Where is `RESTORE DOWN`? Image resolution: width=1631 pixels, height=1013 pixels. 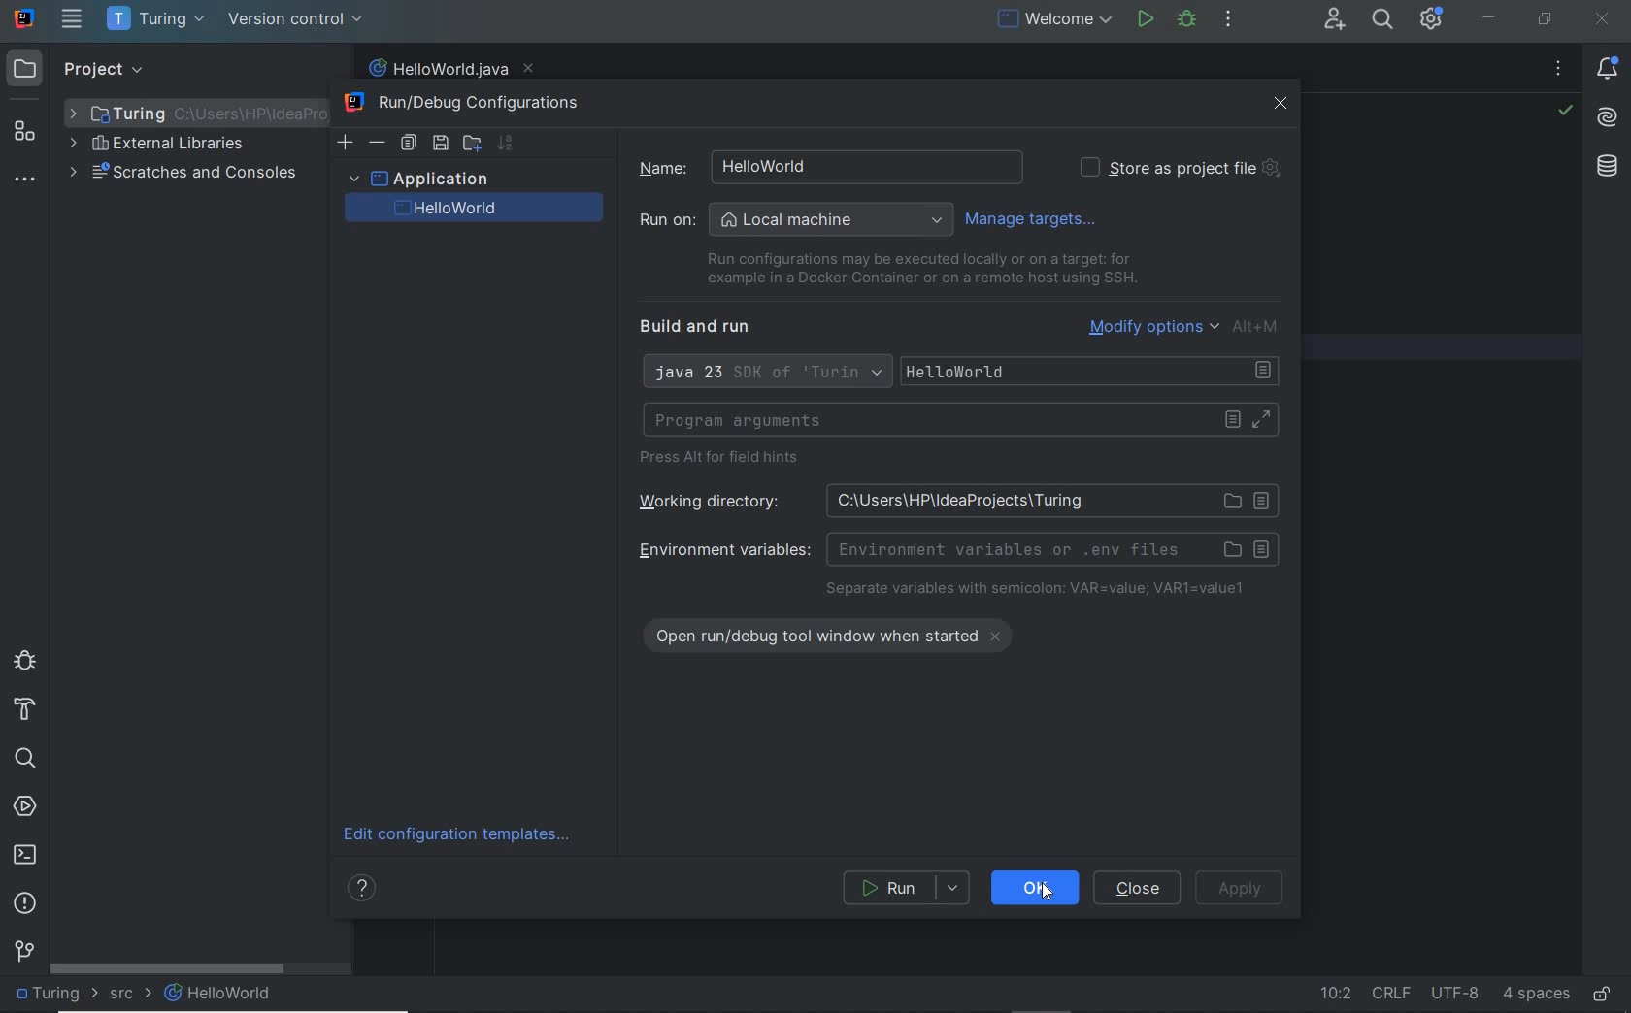
RESTORE DOWN is located at coordinates (1546, 18).